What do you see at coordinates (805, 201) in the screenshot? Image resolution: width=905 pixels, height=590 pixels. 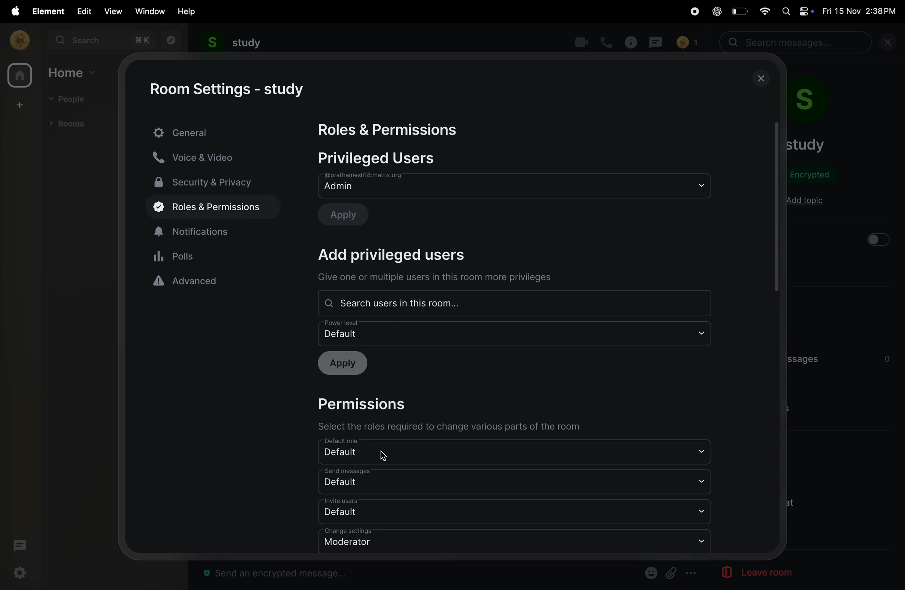 I see `add topic` at bounding box center [805, 201].